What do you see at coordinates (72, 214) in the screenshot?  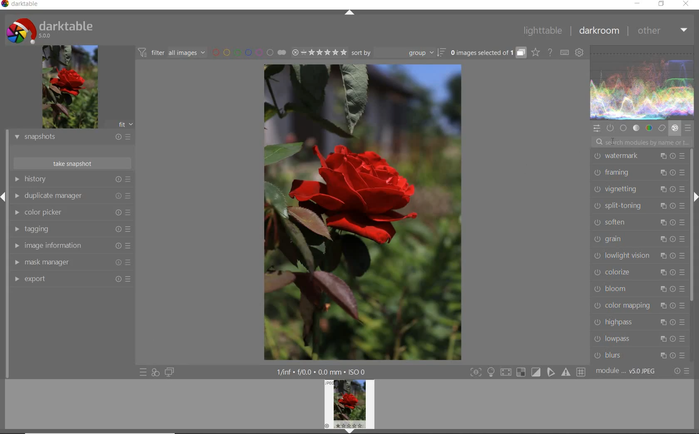 I see `color picker` at bounding box center [72, 214].